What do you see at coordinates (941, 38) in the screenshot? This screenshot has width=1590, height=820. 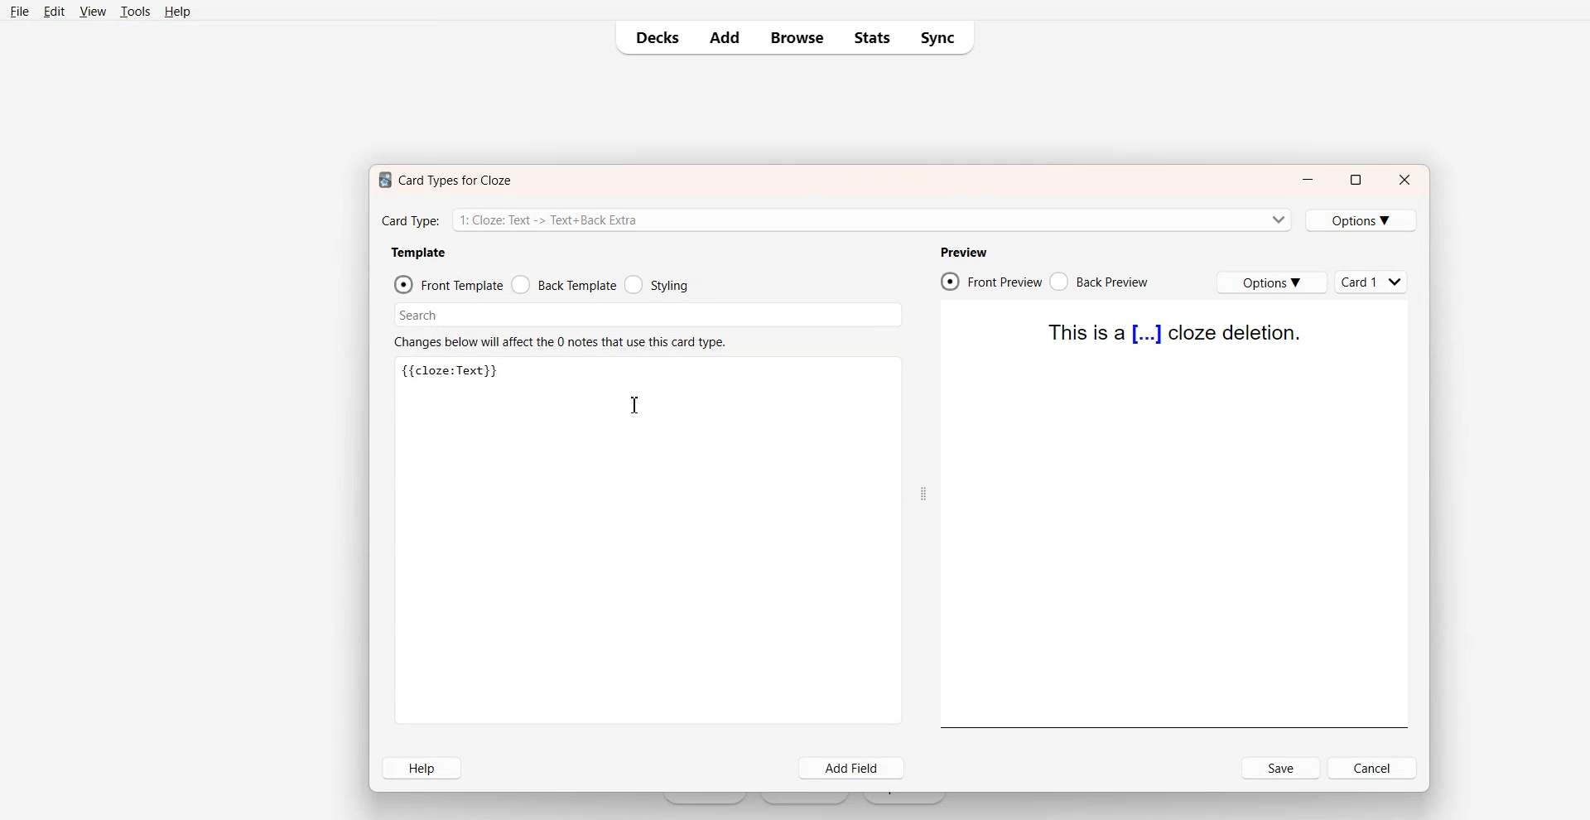 I see `Sync` at bounding box center [941, 38].